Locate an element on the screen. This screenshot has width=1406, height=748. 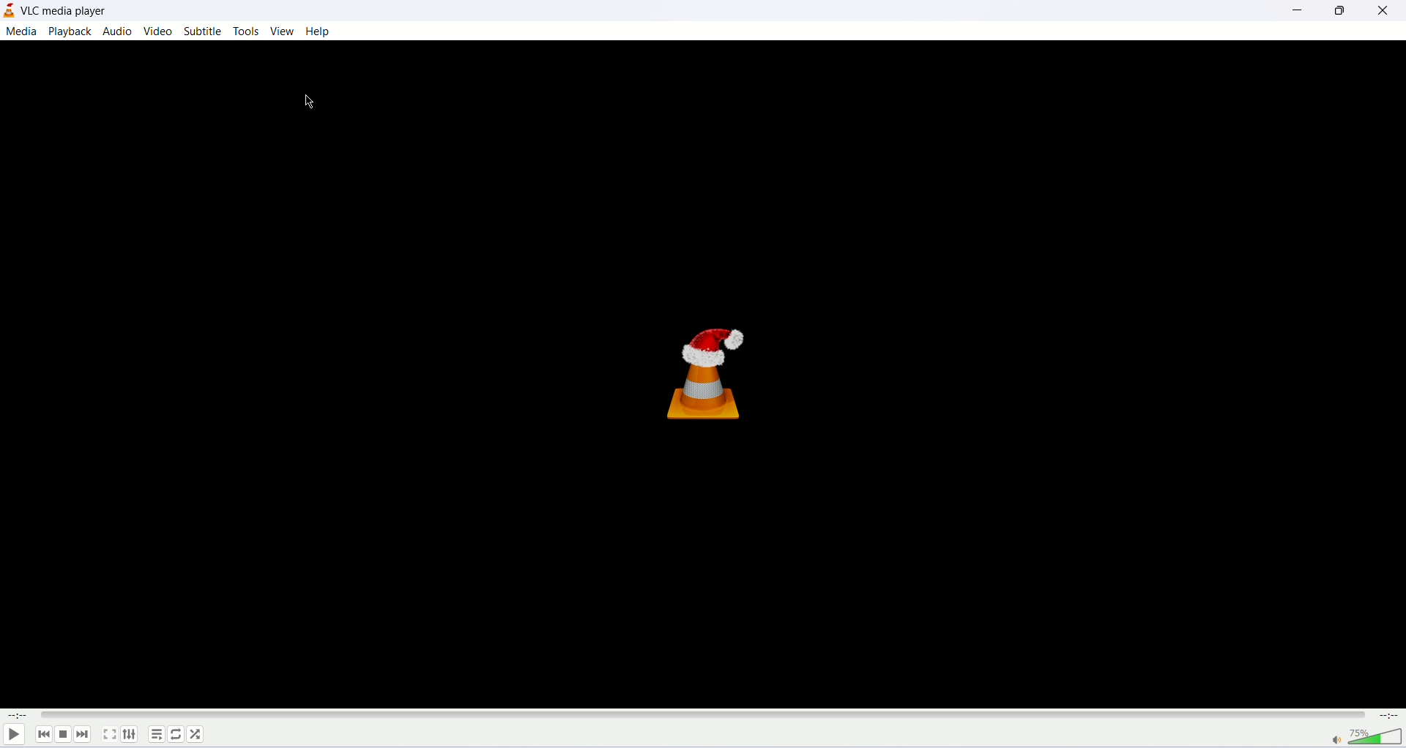
video is located at coordinates (160, 30).